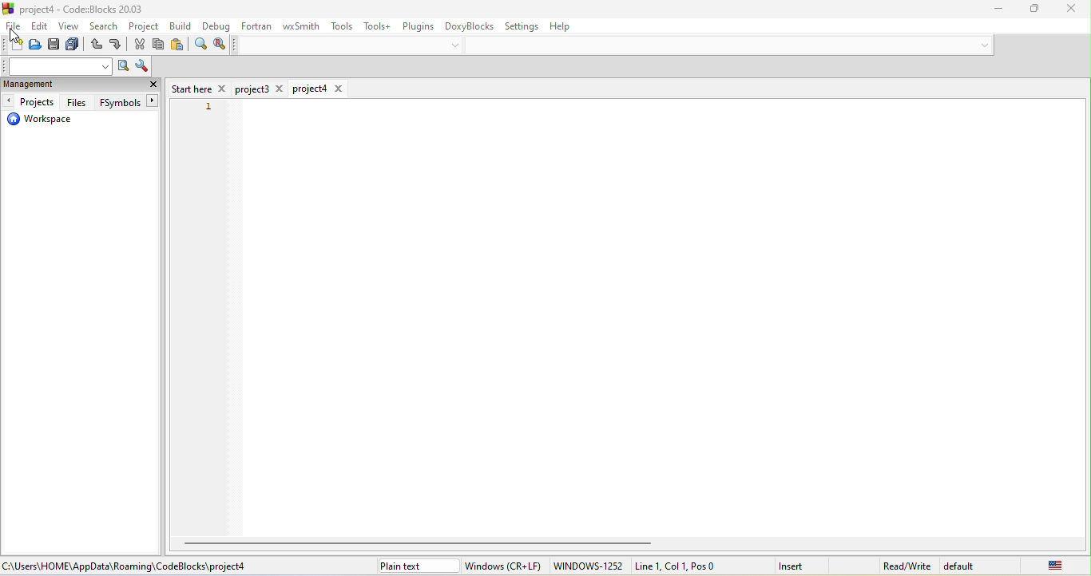 The height and width of the screenshot is (576, 1091). I want to click on close, so click(153, 86).